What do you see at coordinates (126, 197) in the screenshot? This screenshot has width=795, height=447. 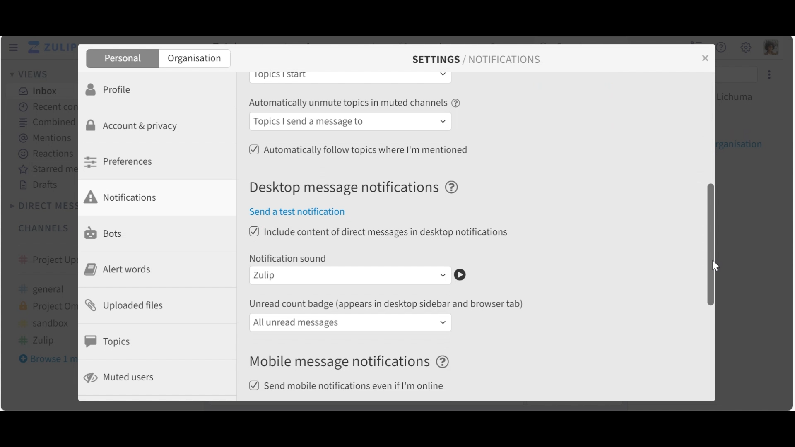 I see `Notifications` at bounding box center [126, 197].